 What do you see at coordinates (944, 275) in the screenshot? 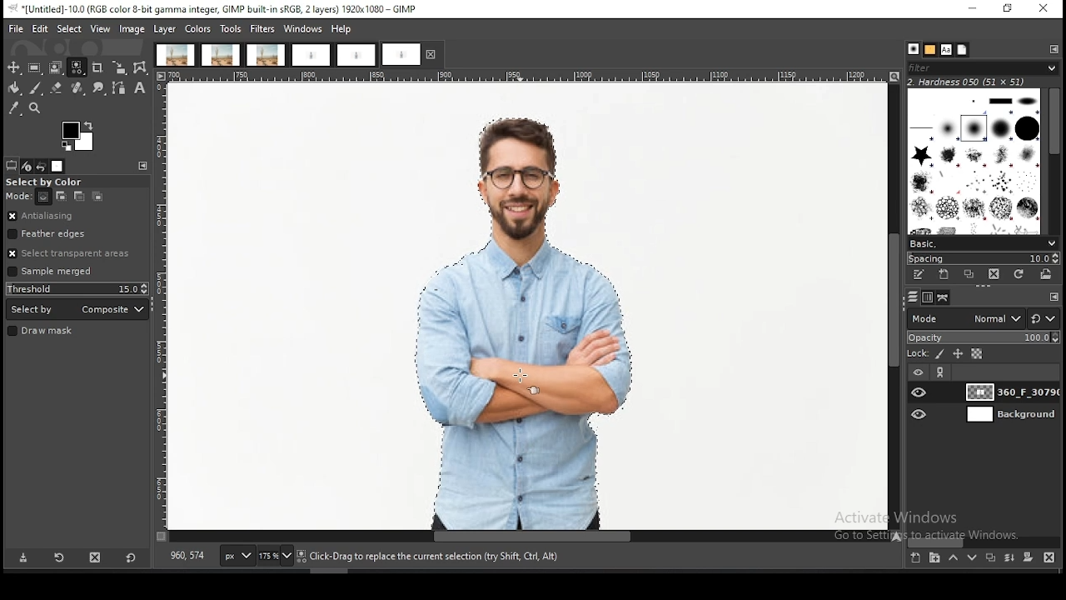
I see `create a new brush` at bounding box center [944, 275].